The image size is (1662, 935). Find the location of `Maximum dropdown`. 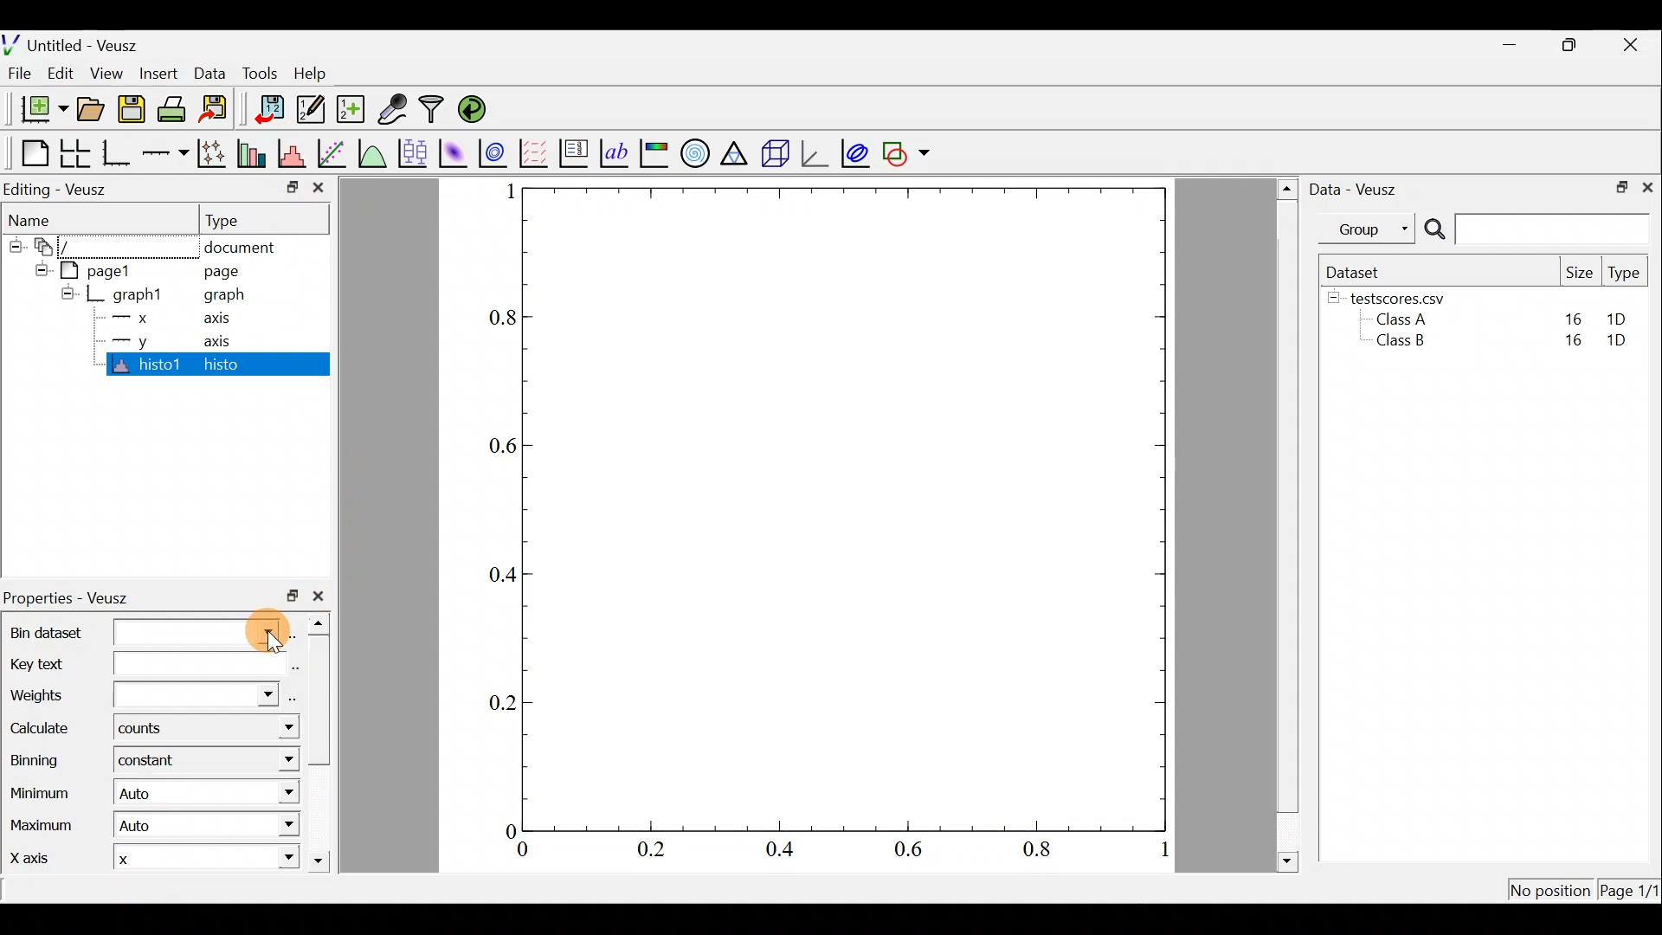

Maximum dropdown is located at coordinates (282, 825).